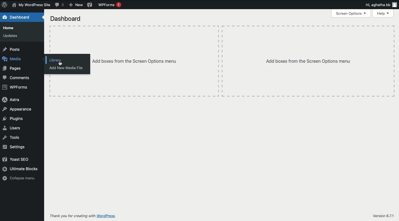  I want to click on Add new media file, so click(67, 68).